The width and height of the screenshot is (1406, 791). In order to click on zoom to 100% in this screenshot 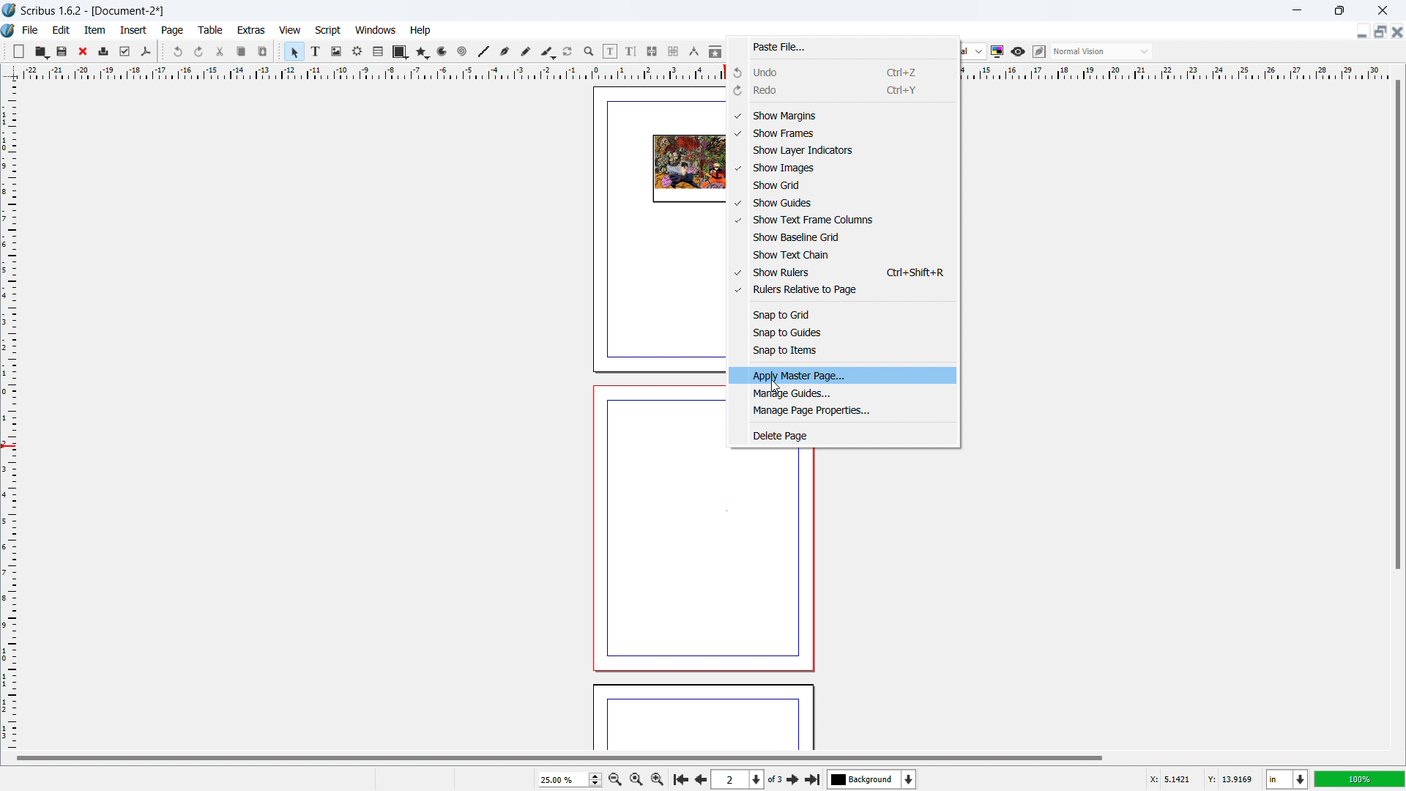, I will do `click(636, 778)`.